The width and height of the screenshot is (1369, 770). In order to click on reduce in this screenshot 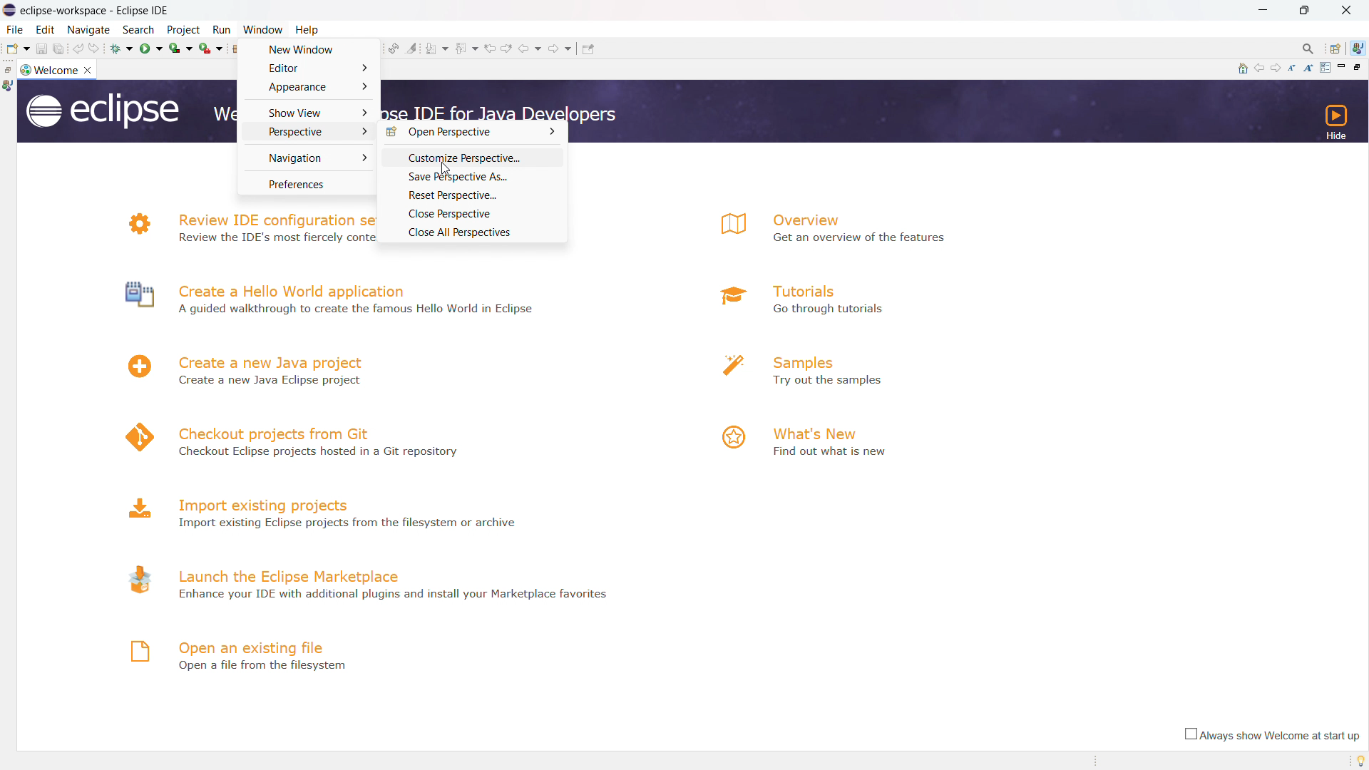, I will do `click(1294, 68)`.